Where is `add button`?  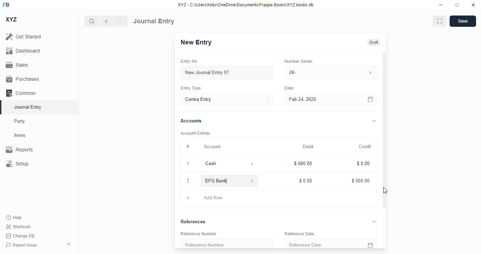 add button is located at coordinates (188, 198).